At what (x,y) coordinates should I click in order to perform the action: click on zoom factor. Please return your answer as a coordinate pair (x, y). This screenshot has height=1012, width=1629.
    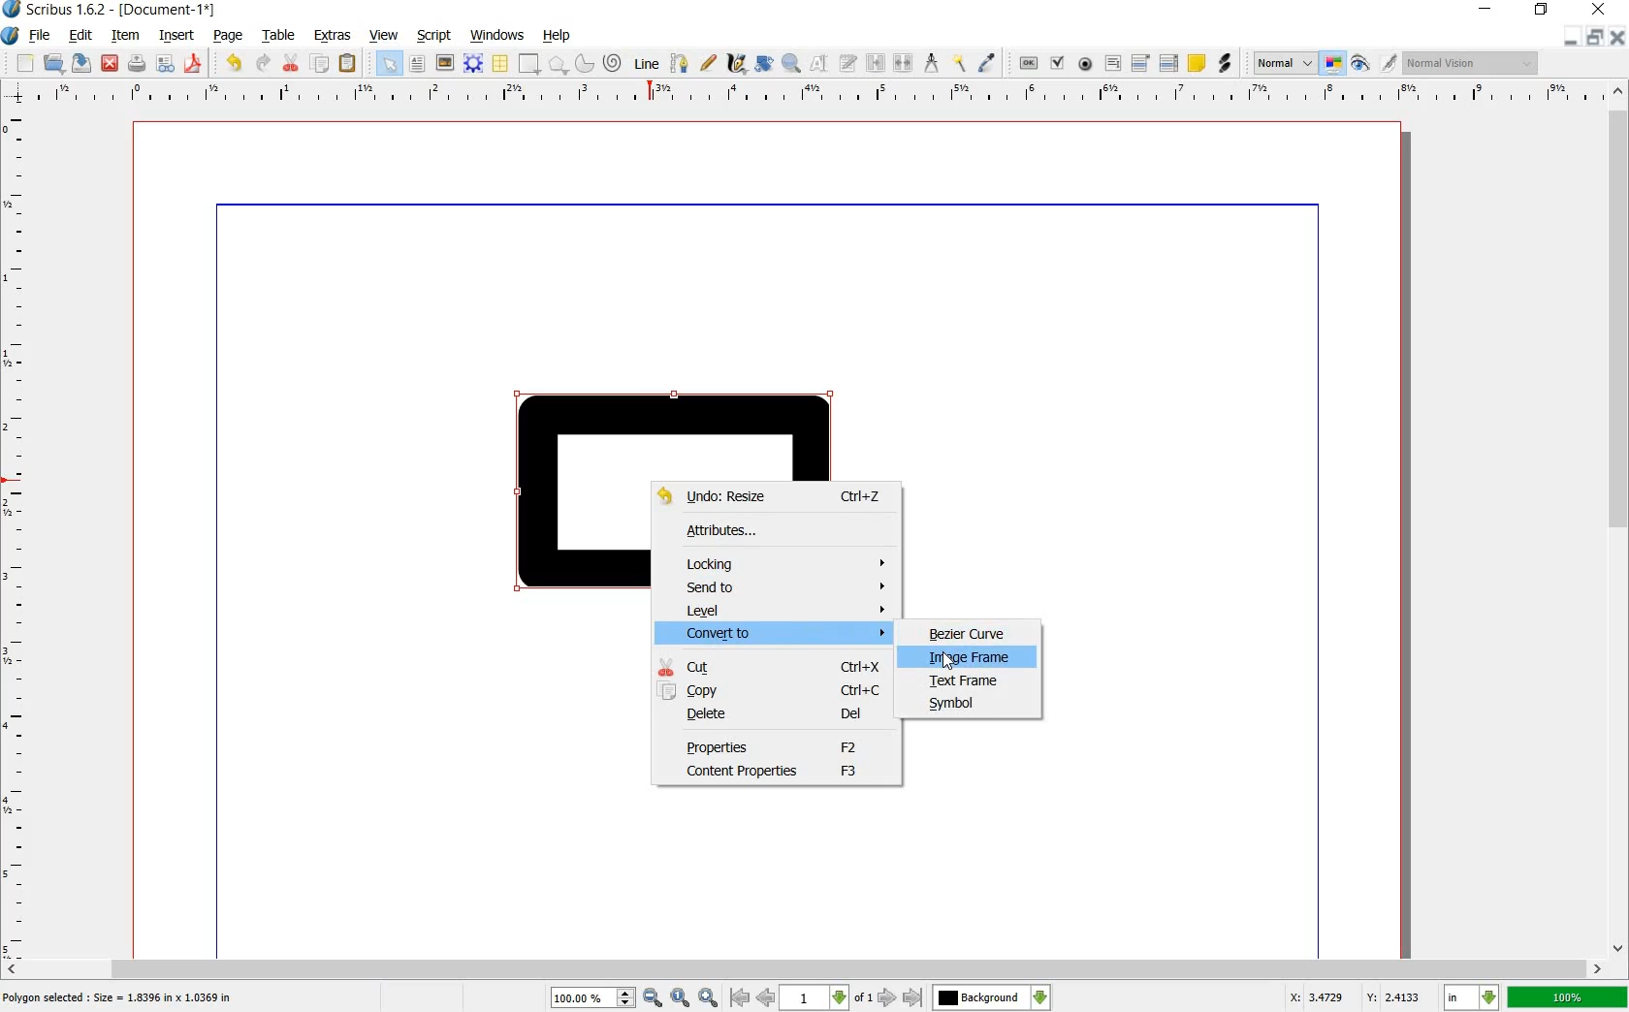
    Looking at the image, I should click on (1568, 998).